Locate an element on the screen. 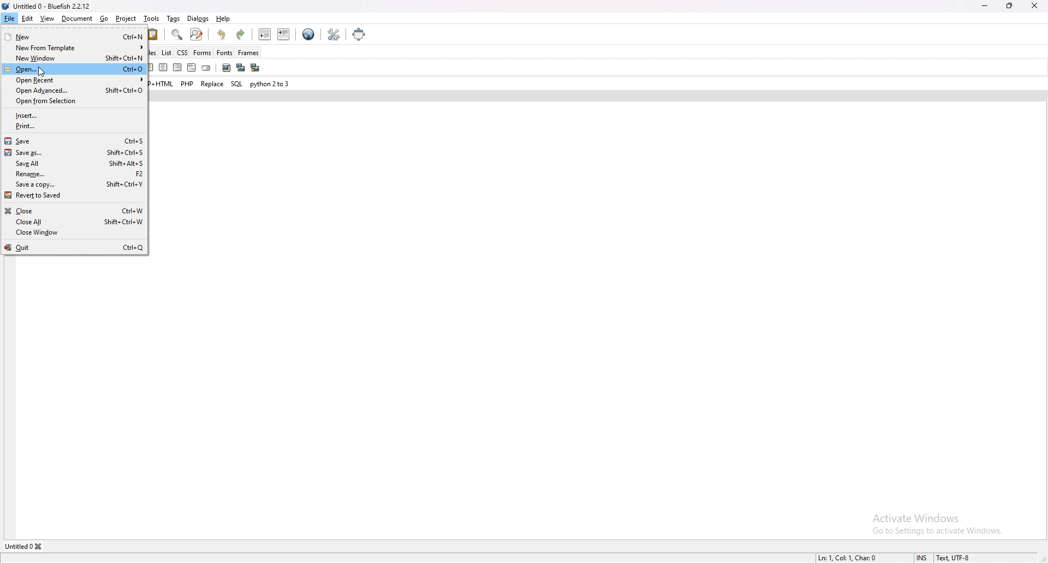 The width and height of the screenshot is (1048, 563). tools is located at coordinates (152, 19).